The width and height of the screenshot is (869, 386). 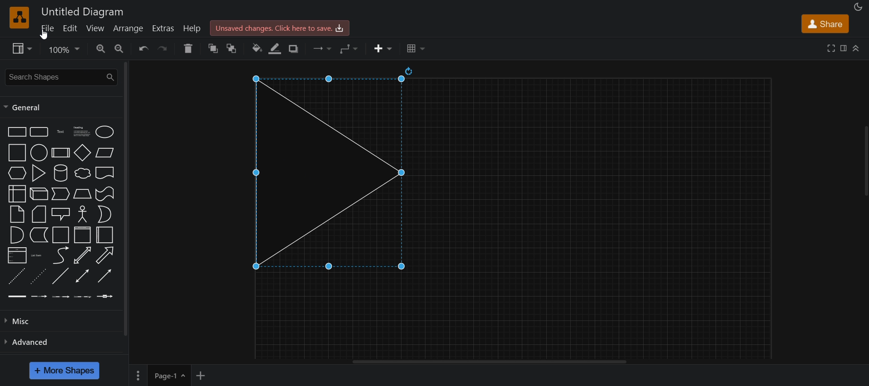 What do you see at coordinates (60, 322) in the screenshot?
I see `misc` at bounding box center [60, 322].